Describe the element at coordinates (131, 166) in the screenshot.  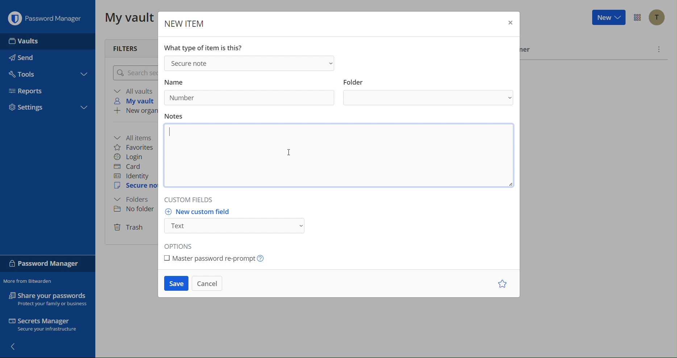
I see `Card` at that location.